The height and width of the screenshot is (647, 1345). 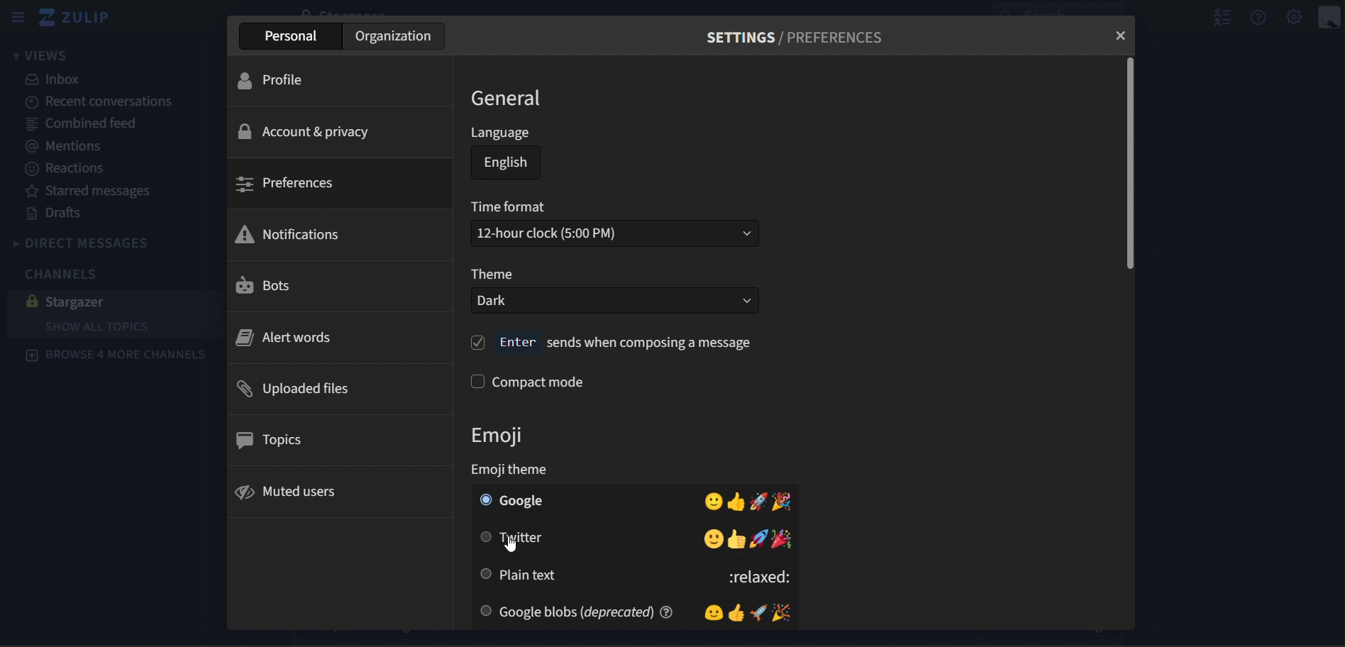 I want to click on plain text, so click(x=636, y=576).